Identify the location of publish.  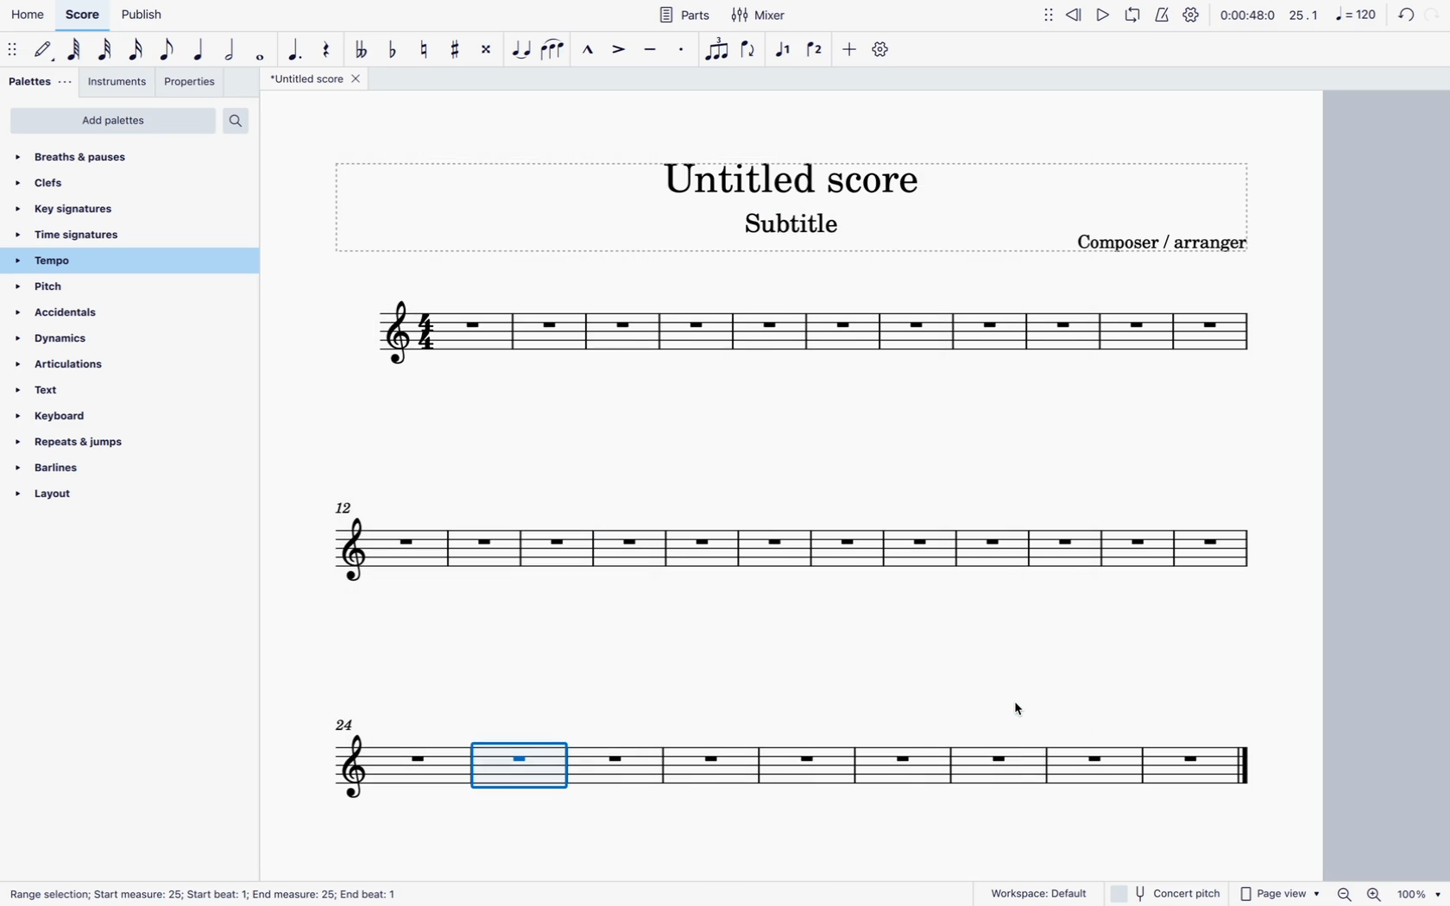
(139, 18).